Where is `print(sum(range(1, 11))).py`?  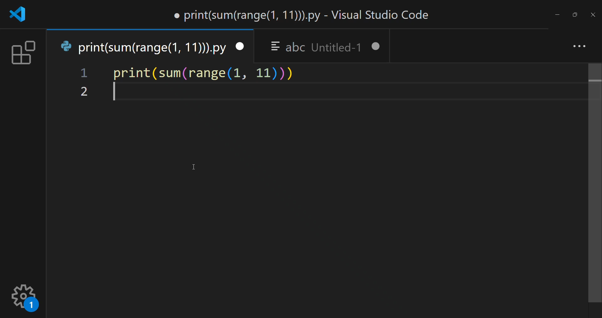 print(sum(range(1, 11))).py is located at coordinates (140, 47).